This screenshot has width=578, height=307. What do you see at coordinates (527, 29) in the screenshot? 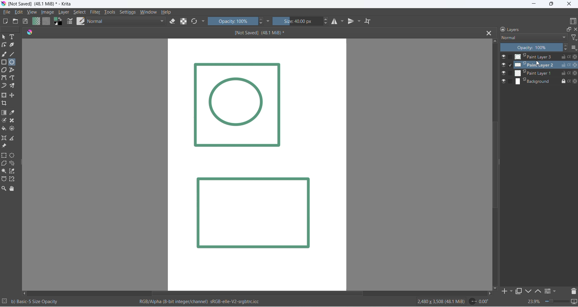
I see `layers heading` at bounding box center [527, 29].